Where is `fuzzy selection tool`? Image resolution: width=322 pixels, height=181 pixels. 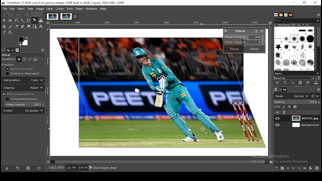 fuzzy selection tool is located at coordinates (23, 21).